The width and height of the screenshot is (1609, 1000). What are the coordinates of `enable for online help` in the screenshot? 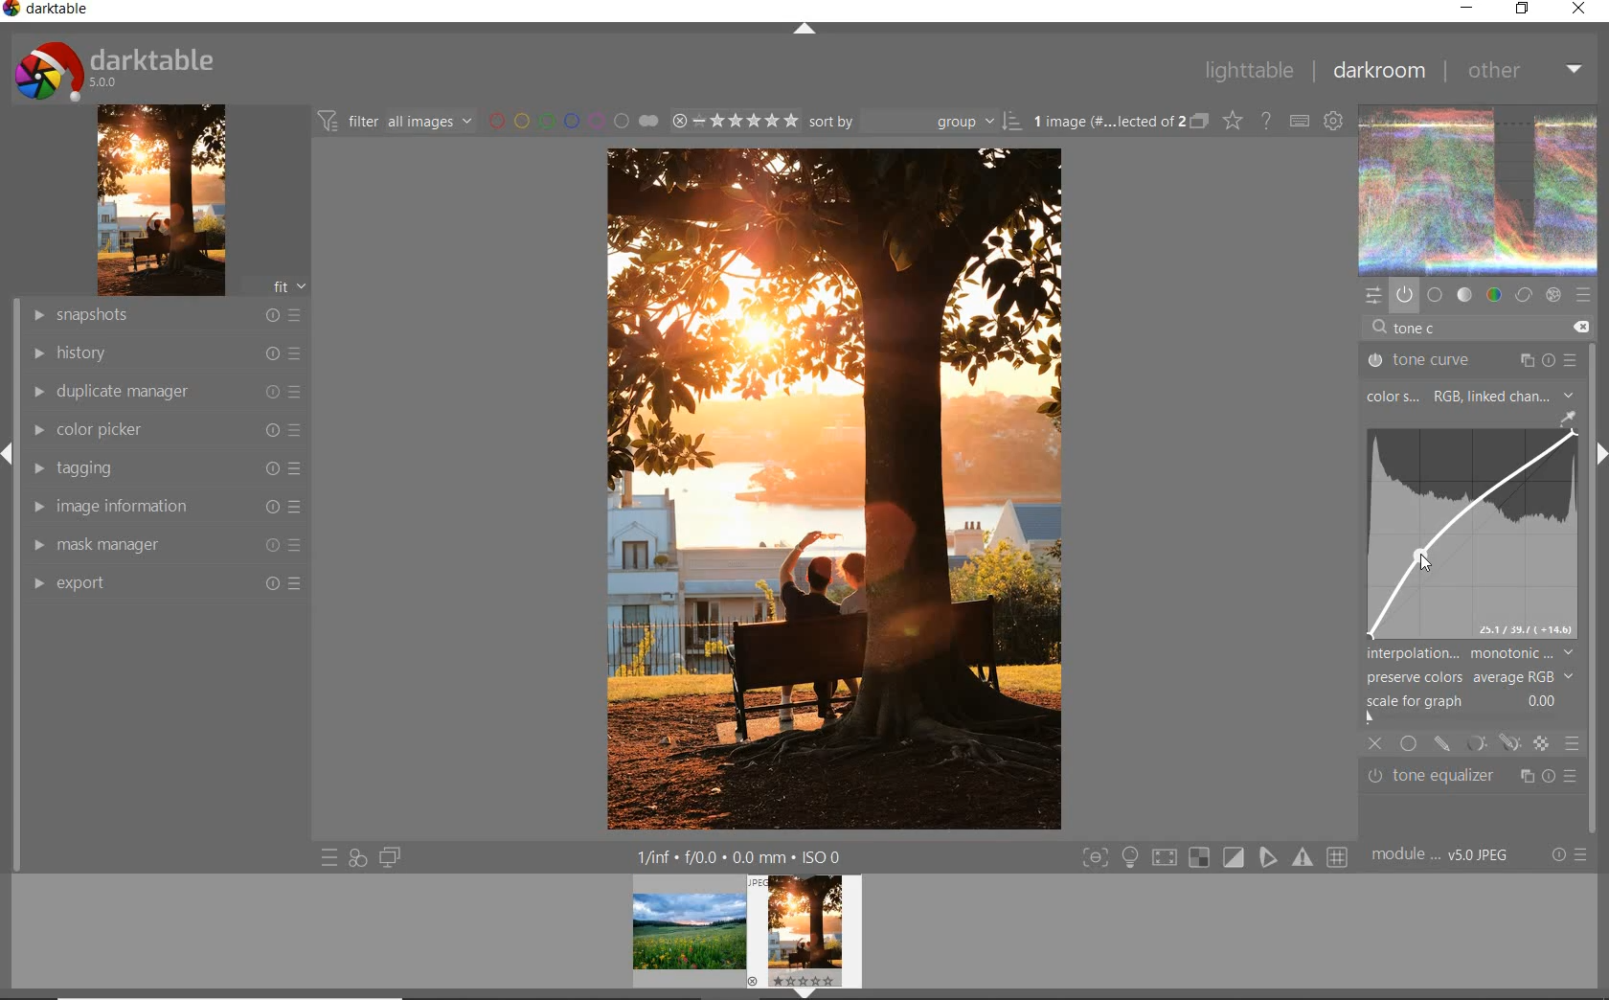 It's located at (1269, 123).